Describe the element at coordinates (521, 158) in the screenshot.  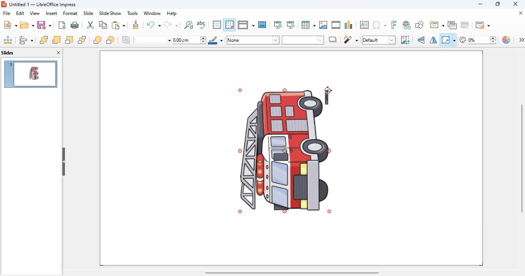
I see `vertical scroll bar` at that location.